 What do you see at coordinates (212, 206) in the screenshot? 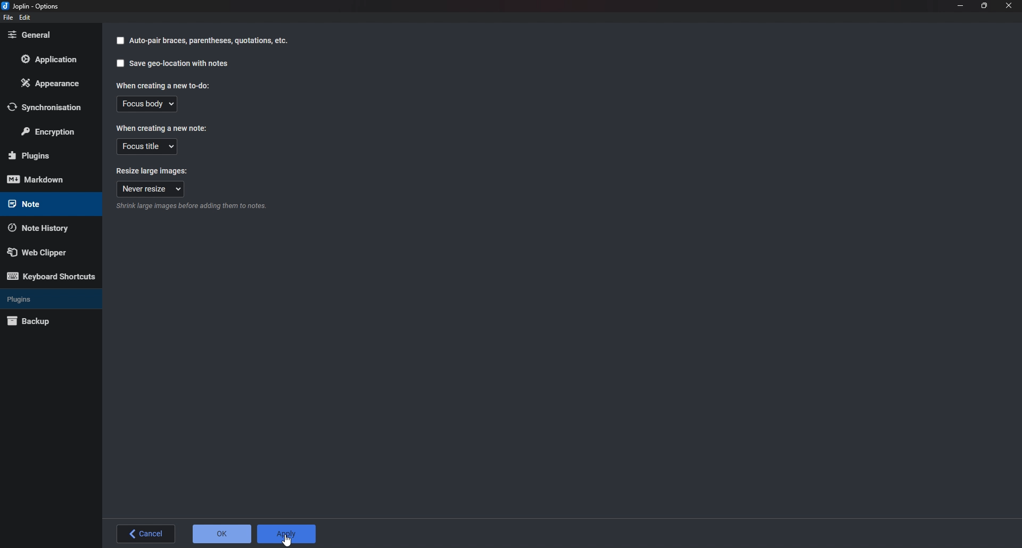
I see `info` at bounding box center [212, 206].